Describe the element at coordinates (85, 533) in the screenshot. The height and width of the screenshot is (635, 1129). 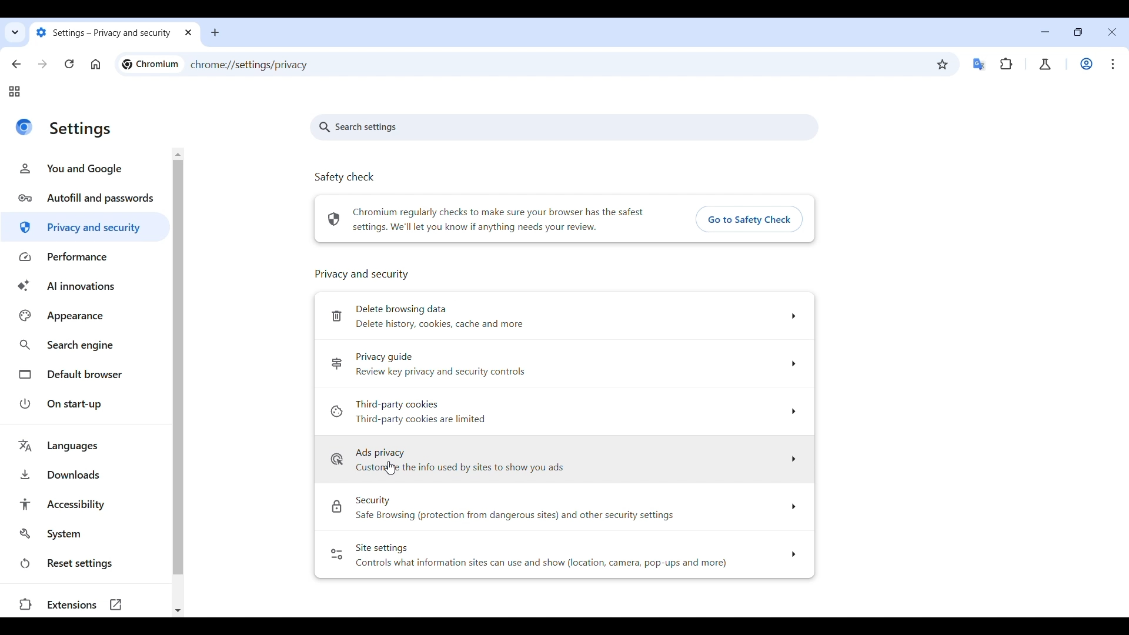
I see `System` at that location.